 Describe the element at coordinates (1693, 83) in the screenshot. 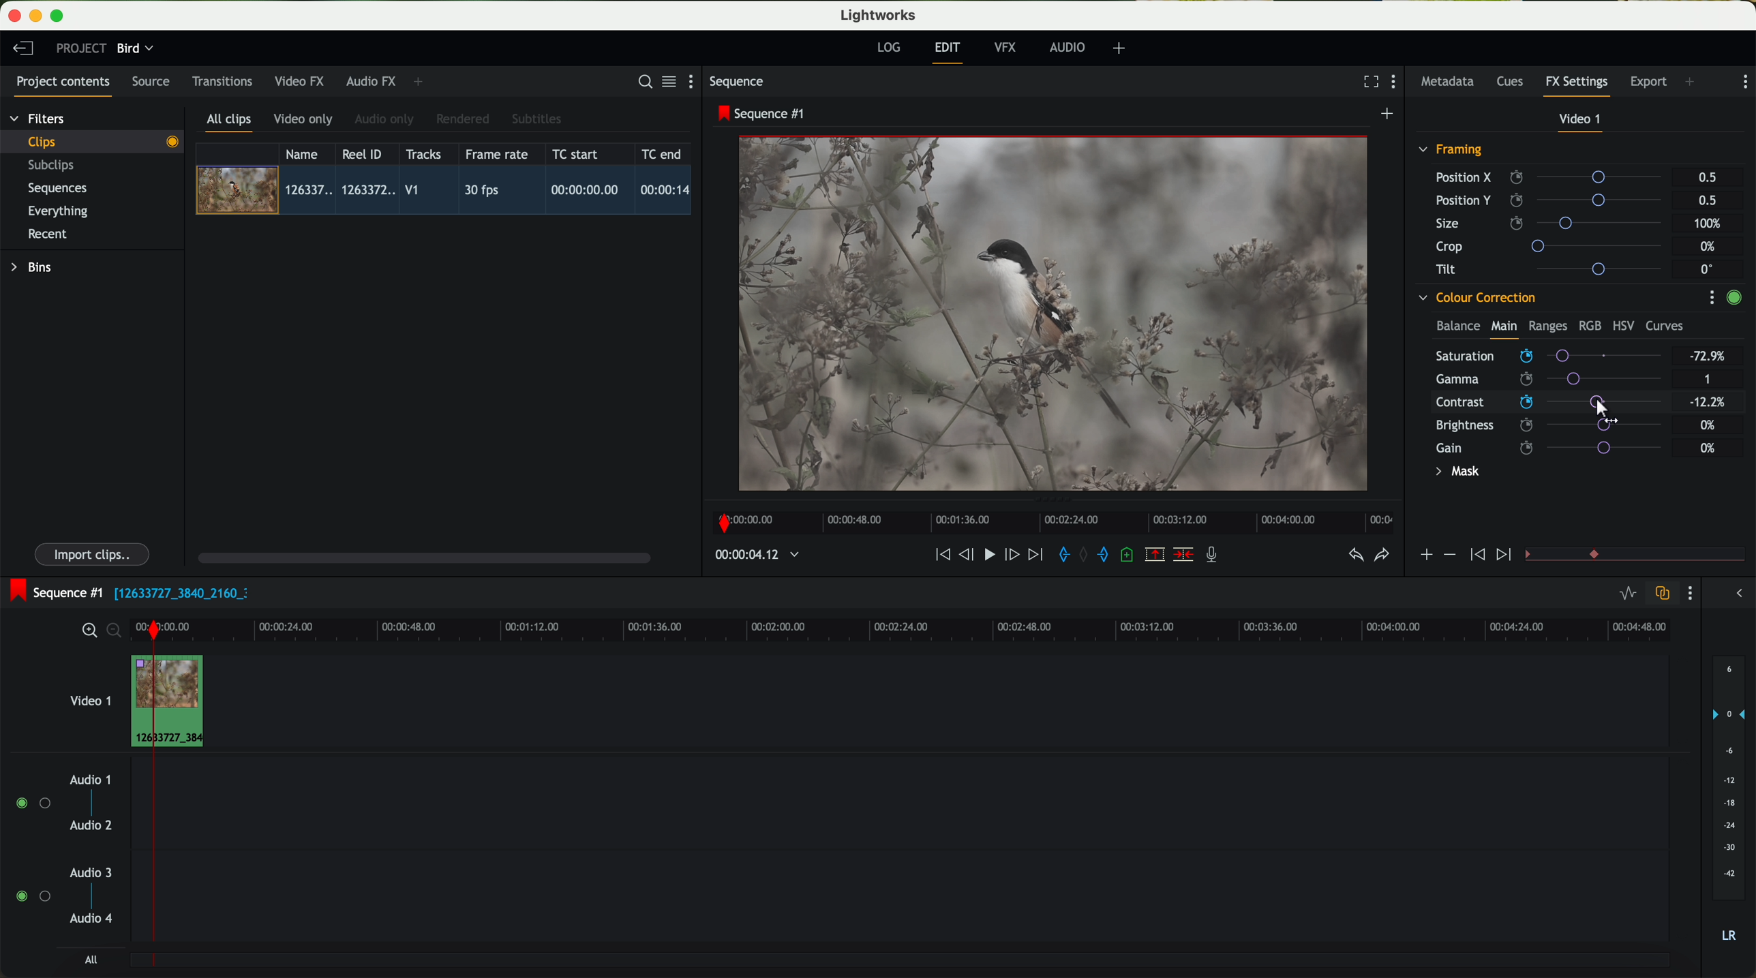

I see `add panel` at that location.